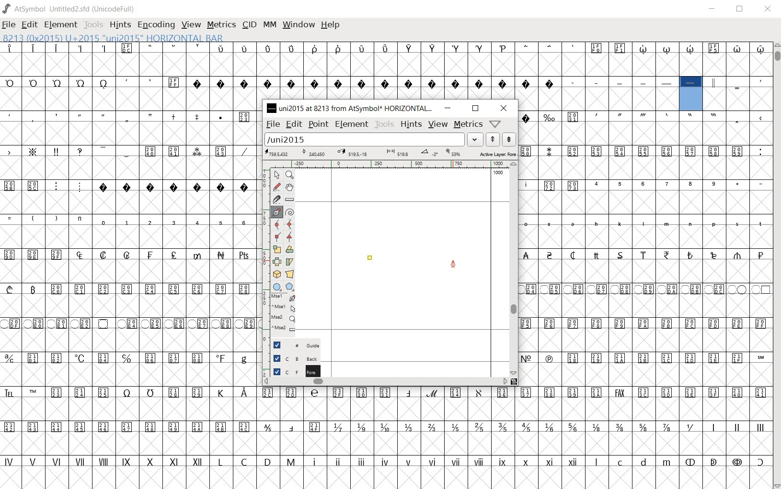 This screenshot has height=489, width=781. I want to click on METRICS, so click(223, 25).